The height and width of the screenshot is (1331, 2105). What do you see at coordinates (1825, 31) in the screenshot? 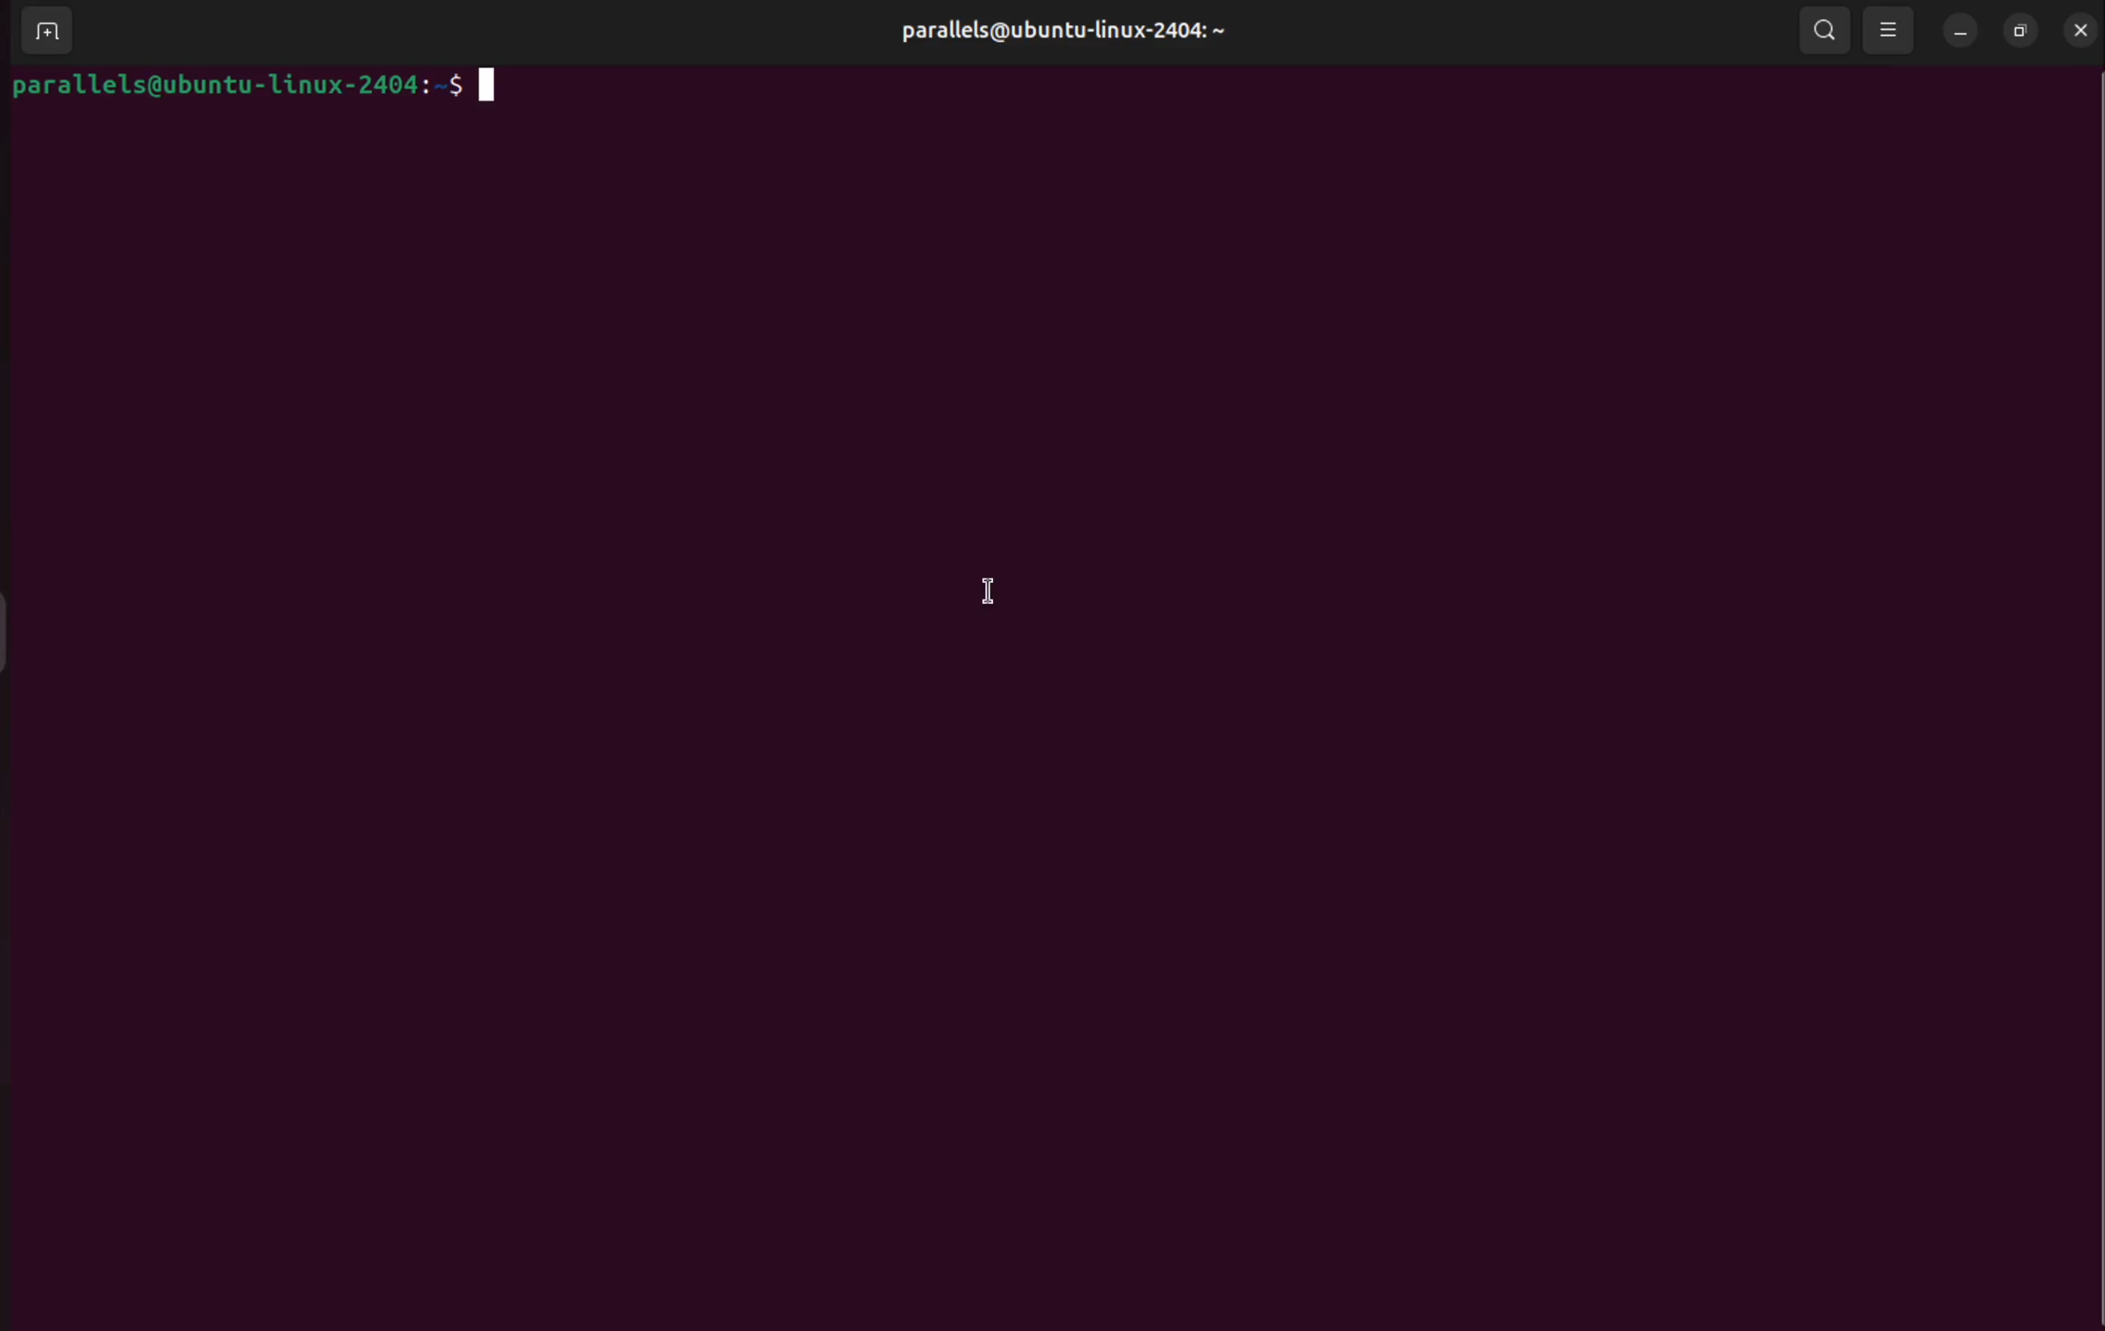
I see `search` at bounding box center [1825, 31].